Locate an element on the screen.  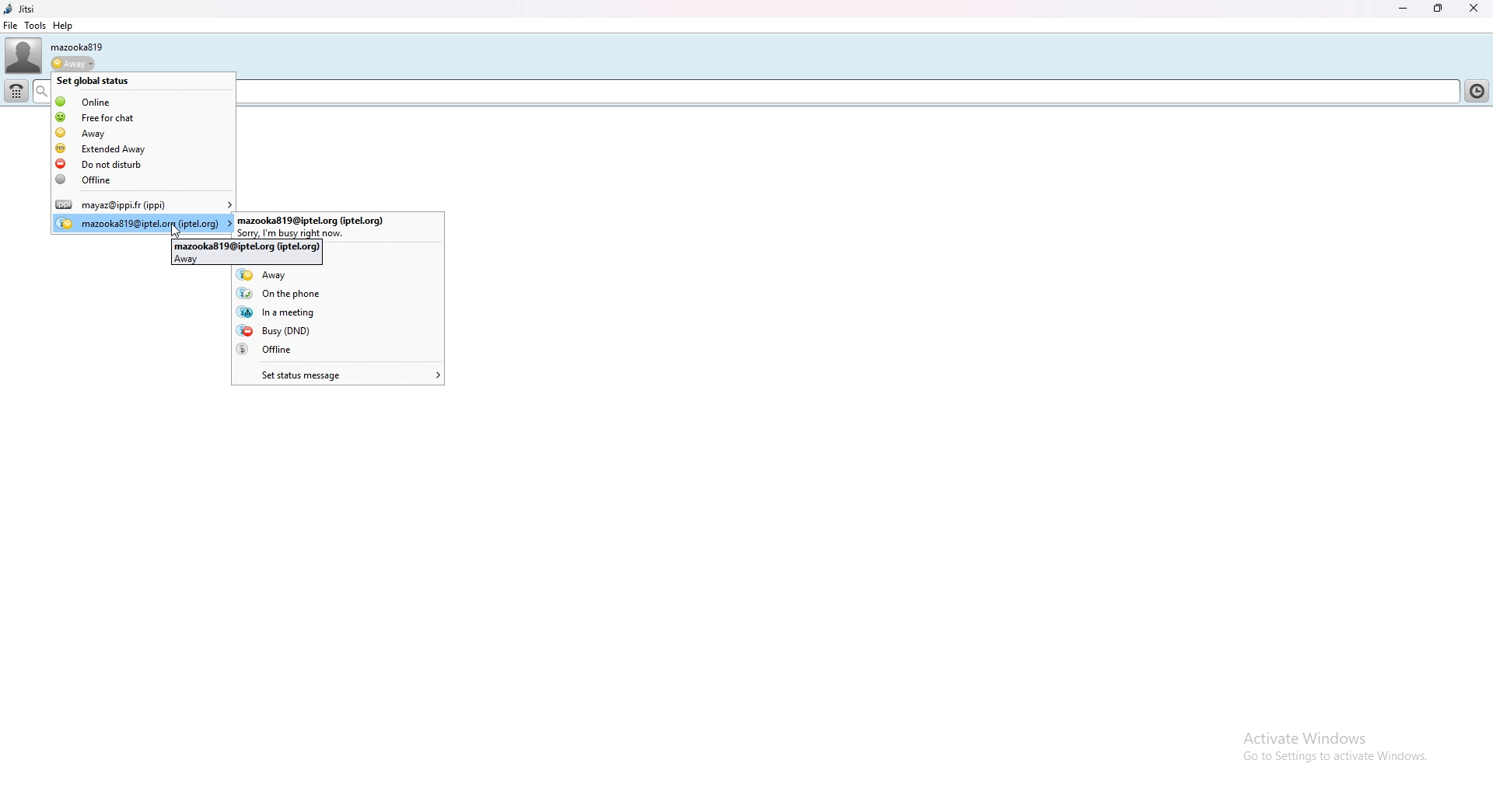
user account is located at coordinates (143, 205).